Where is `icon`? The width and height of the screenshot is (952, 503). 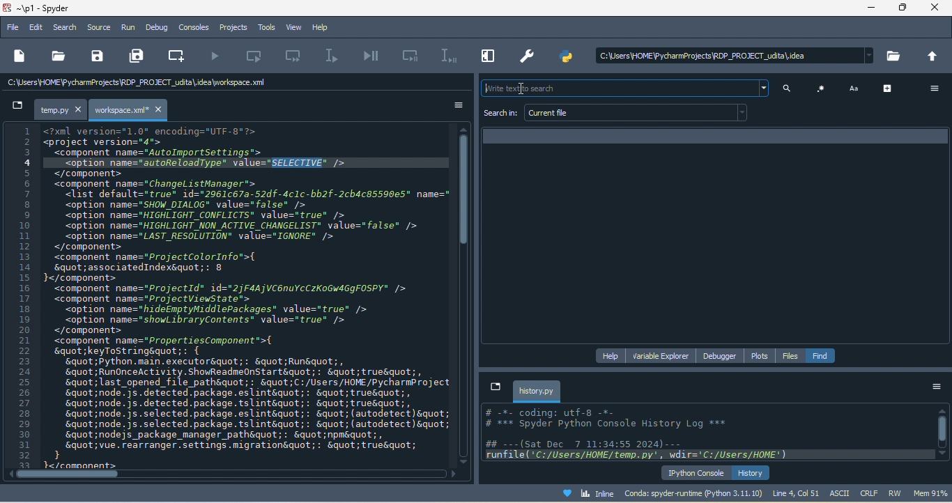 icon is located at coordinates (822, 88).